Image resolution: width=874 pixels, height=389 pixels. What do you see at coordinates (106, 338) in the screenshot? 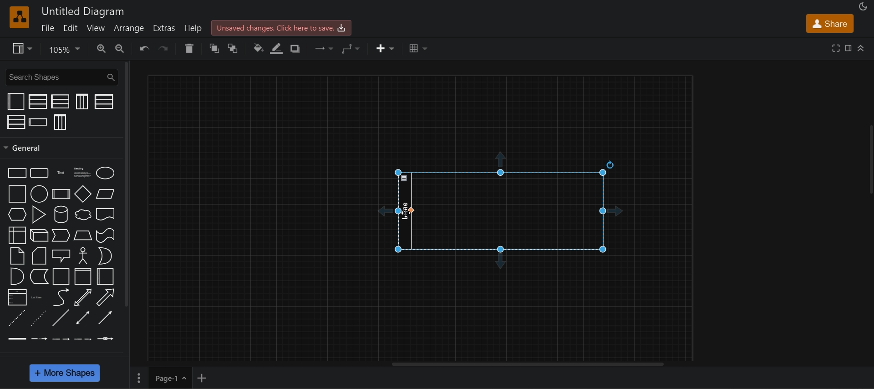
I see `connector with symbol` at bounding box center [106, 338].